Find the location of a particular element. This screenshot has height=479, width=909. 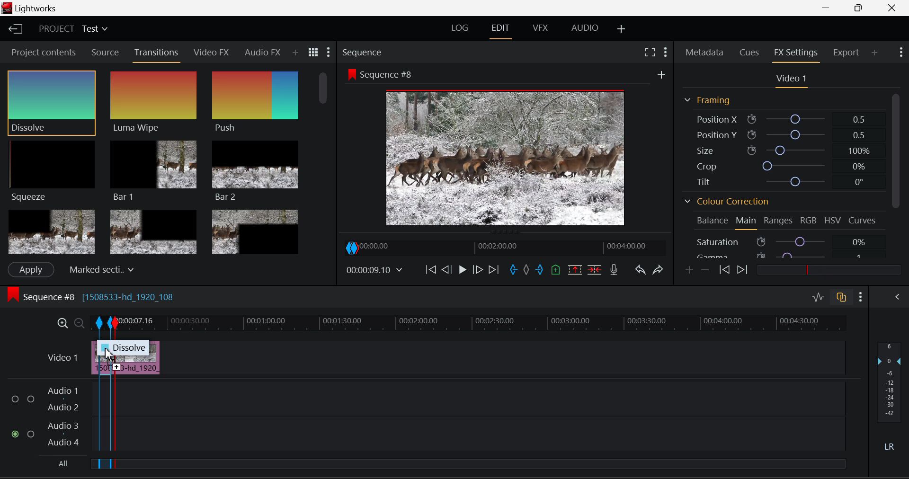

Close is located at coordinates (893, 8).